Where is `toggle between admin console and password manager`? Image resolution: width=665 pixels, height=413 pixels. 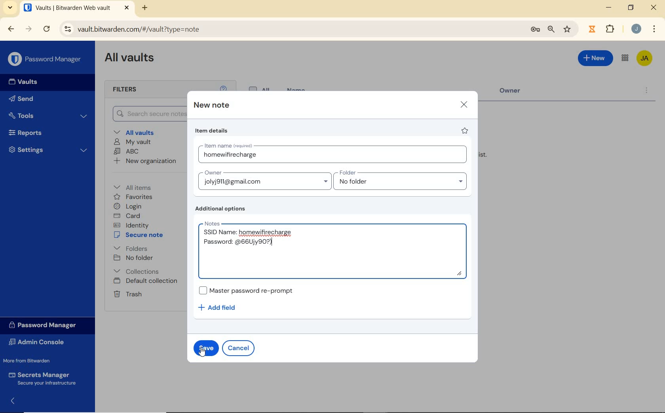
toggle between admin console and password manager is located at coordinates (625, 59).